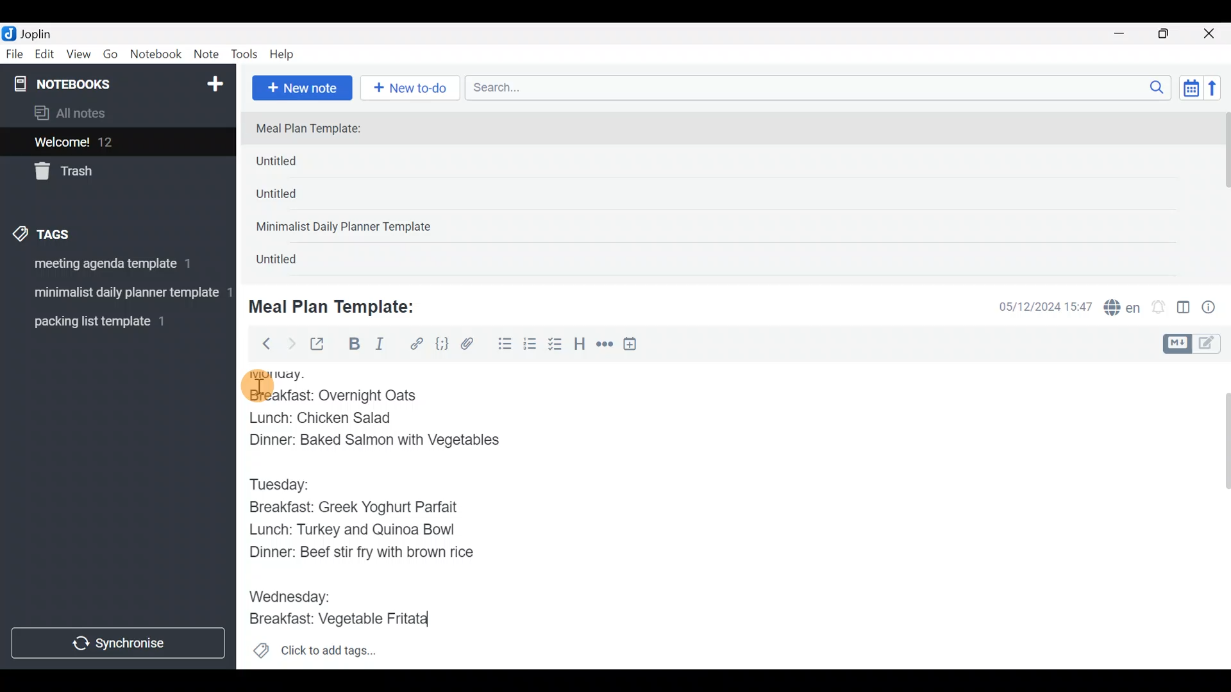 Image resolution: width=1231 pixels, height=692 pixels. What do you see at coordinates (1195, 342) in the screenshot?
I see `Toggle editors` at bounding box center [1195, 342].